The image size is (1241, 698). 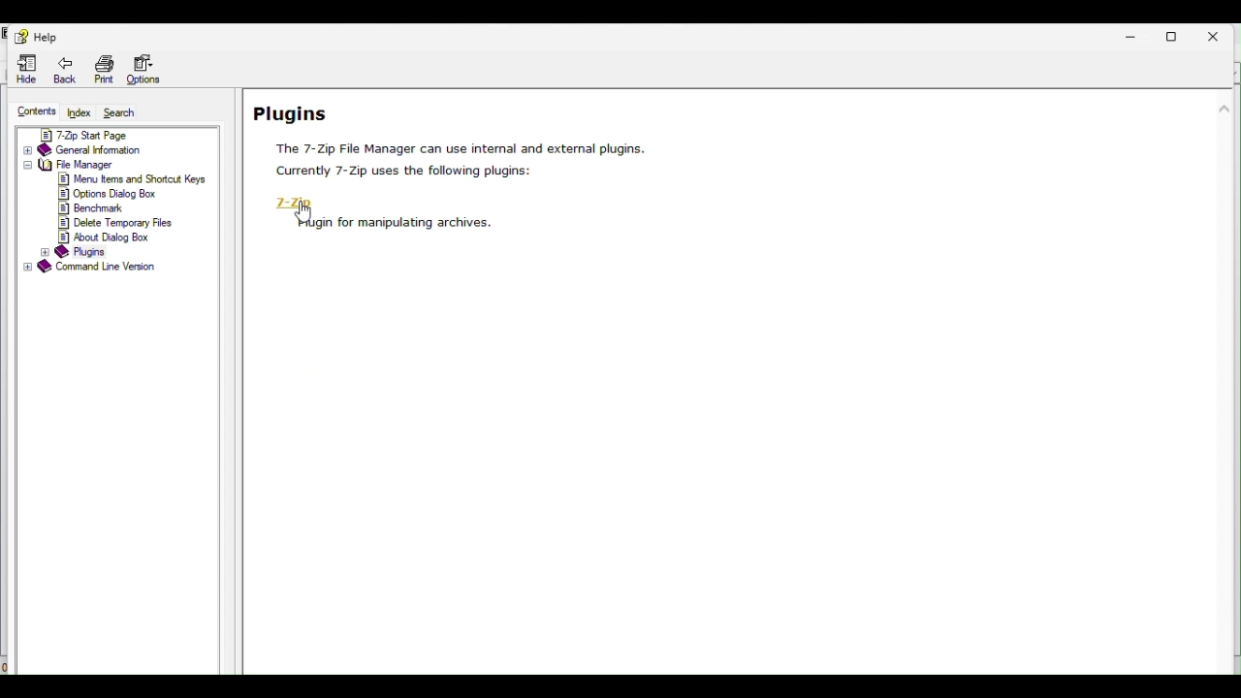 I want to click on Content, so click(x=31, y=111).